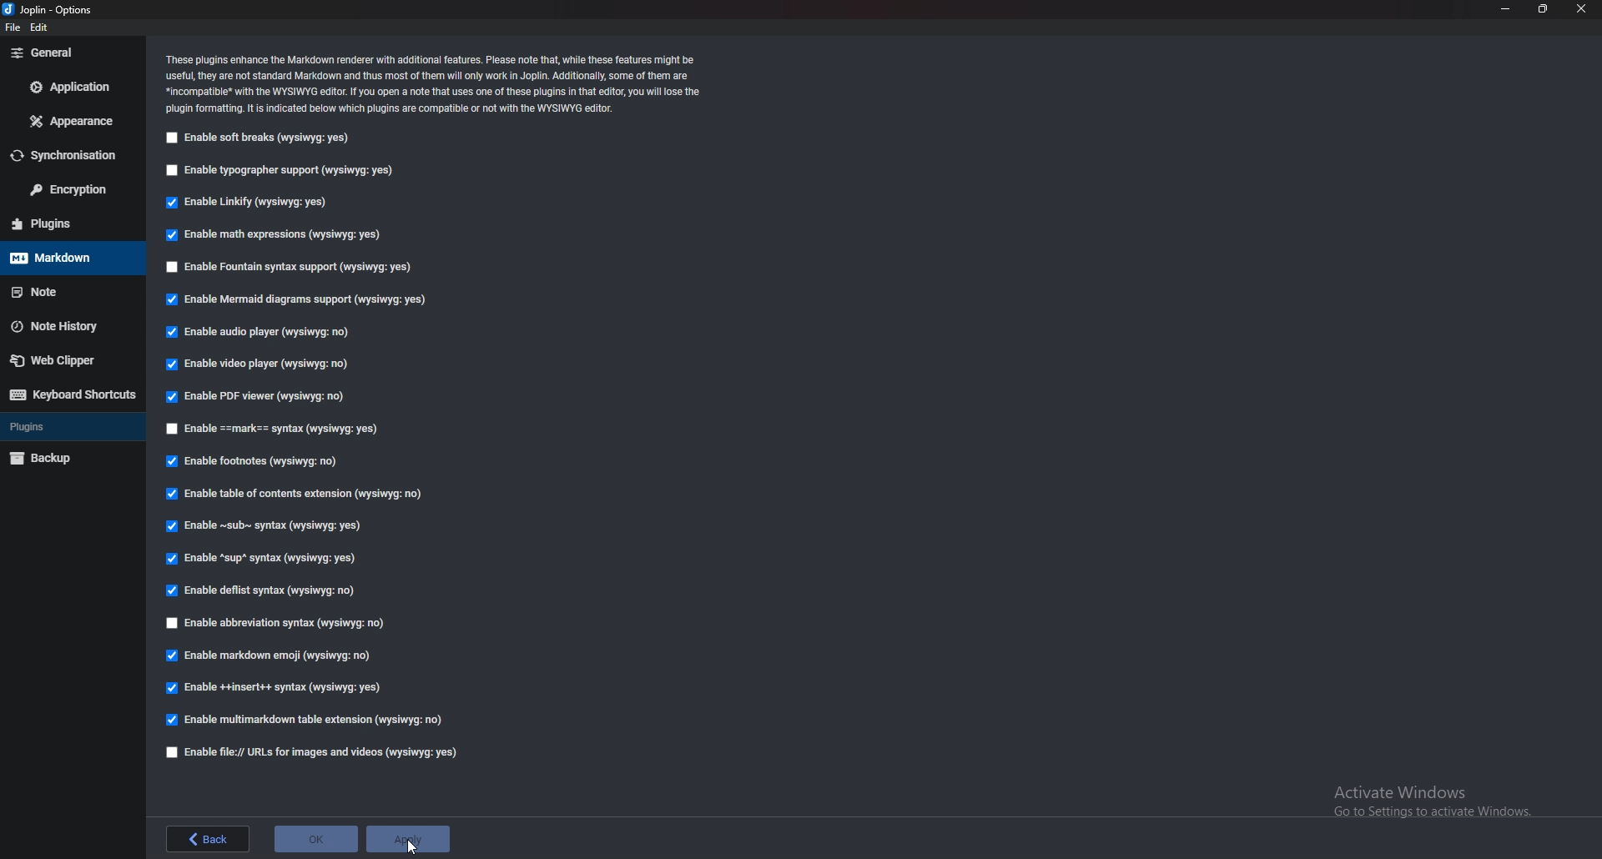  Describe the element at coordinates (296, 300) in the screenshot. I see `enable mermaid diagrams support` at that location.